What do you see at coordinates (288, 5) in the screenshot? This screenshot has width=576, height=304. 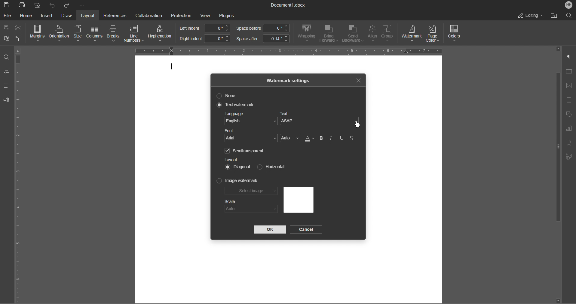 I see `Document Title` at bounding box center [288, 5].